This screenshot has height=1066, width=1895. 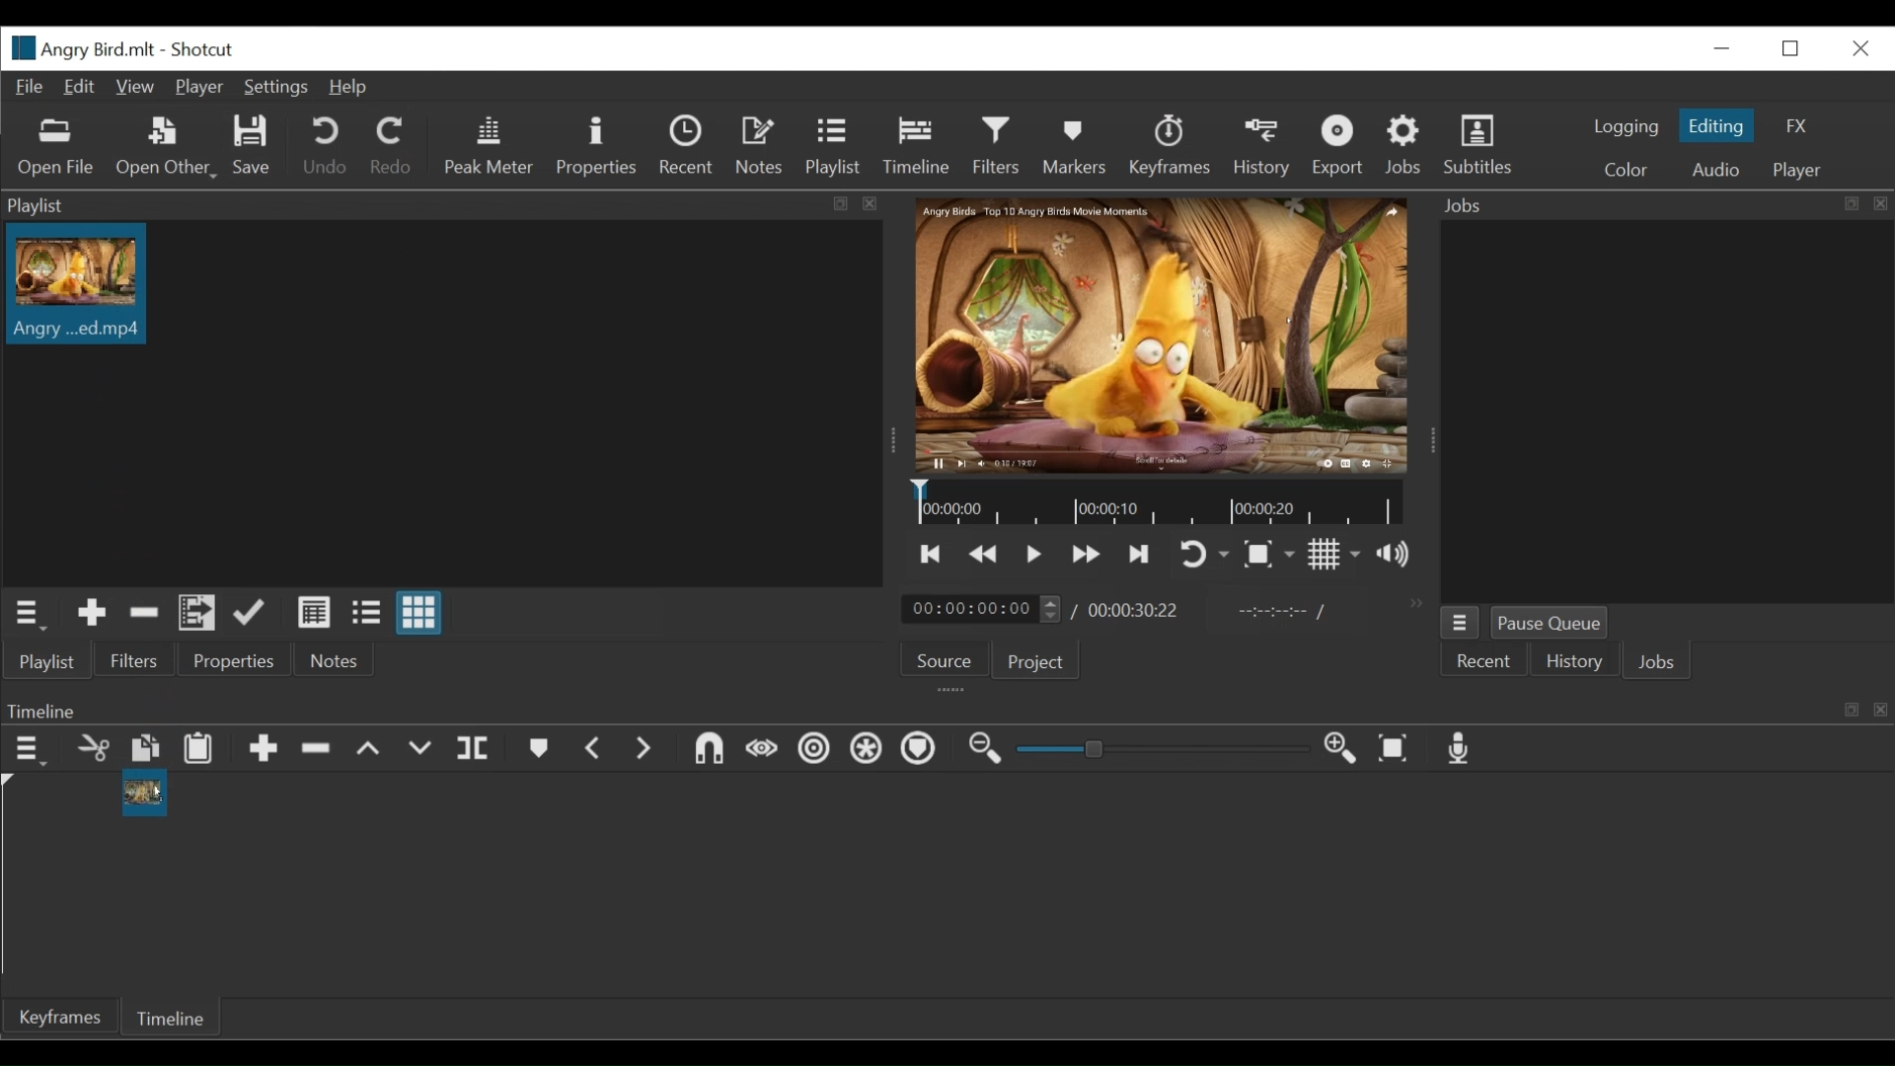 I want to click on current duration, so click(x=980, y=609).